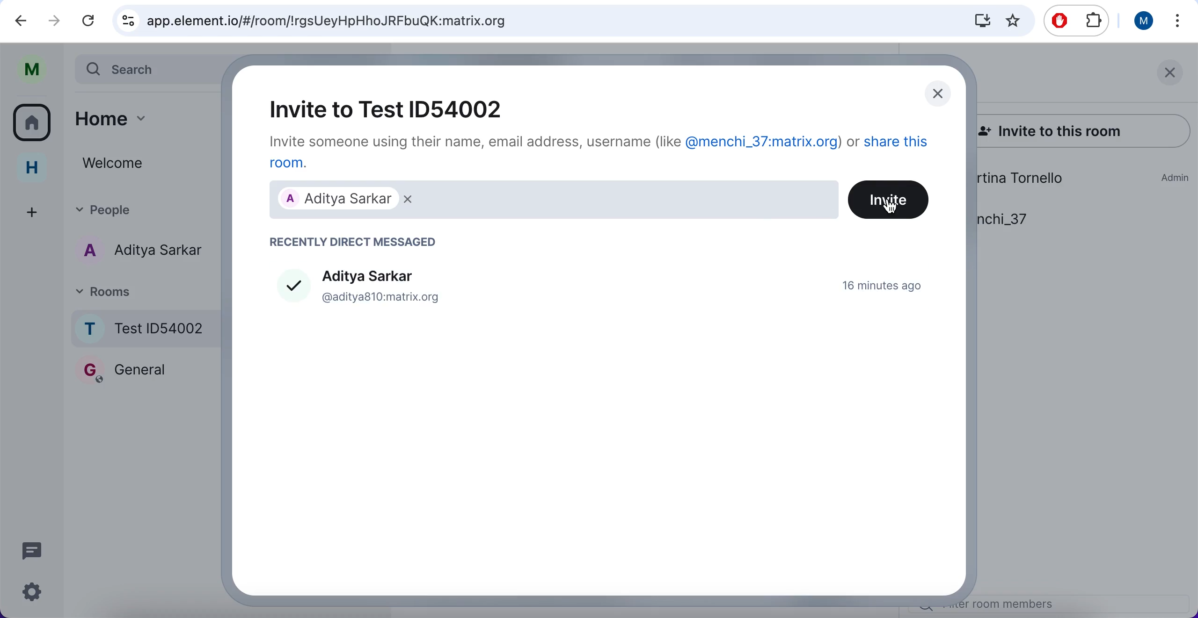 The height and width of the screenshot is (618, 1198). Describe the element at coordinates (491, 112) in the screenshot. I see `invite to room` at that location.